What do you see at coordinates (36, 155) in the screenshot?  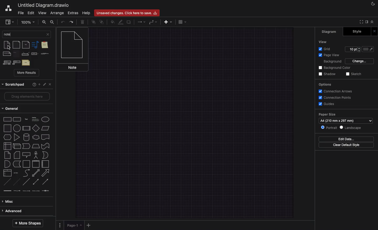 I see `actor` at bounding box center [36, 155].